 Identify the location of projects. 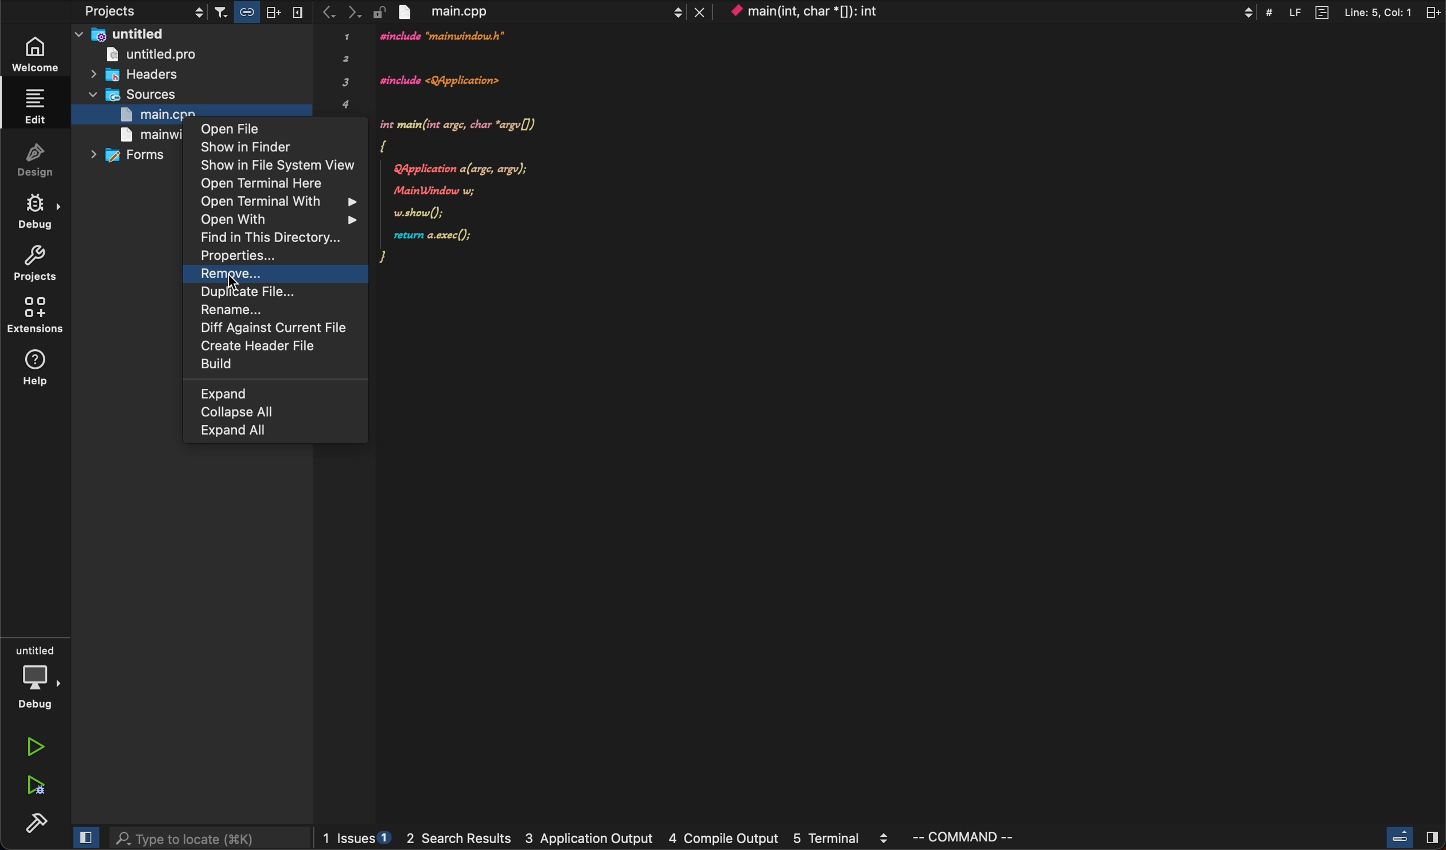
(115, 11).